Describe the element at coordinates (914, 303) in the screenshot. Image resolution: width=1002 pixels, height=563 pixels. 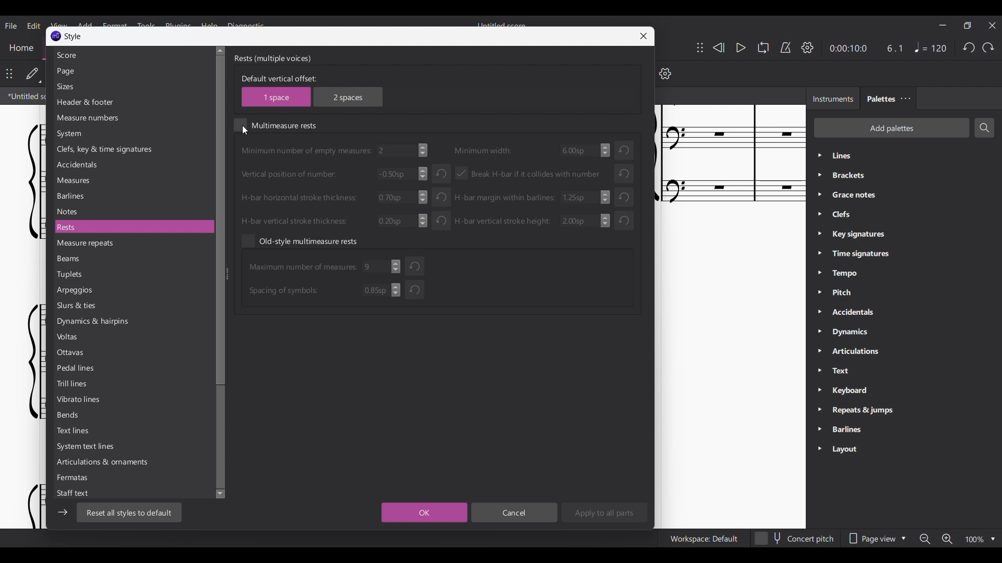
I see `Palette list` at that location.